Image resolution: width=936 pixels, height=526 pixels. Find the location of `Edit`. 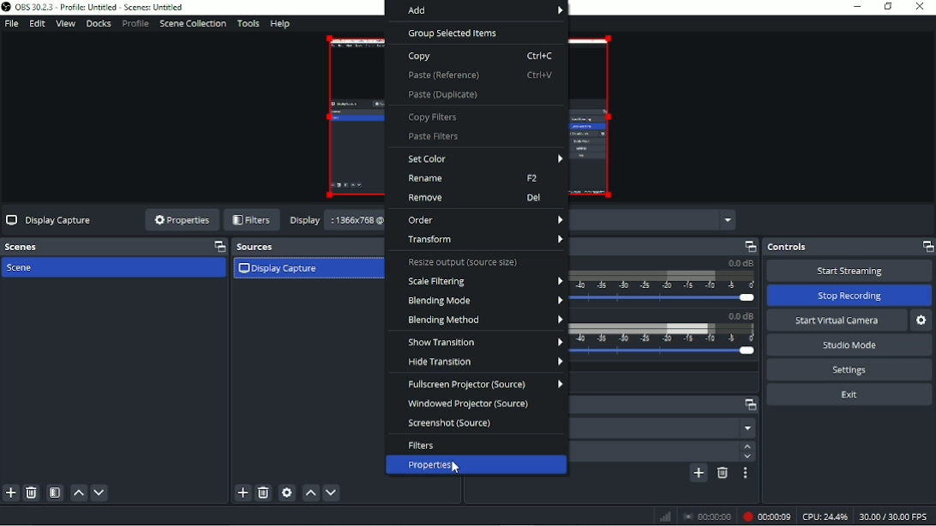

Edit is located at coordinates (38, 23).